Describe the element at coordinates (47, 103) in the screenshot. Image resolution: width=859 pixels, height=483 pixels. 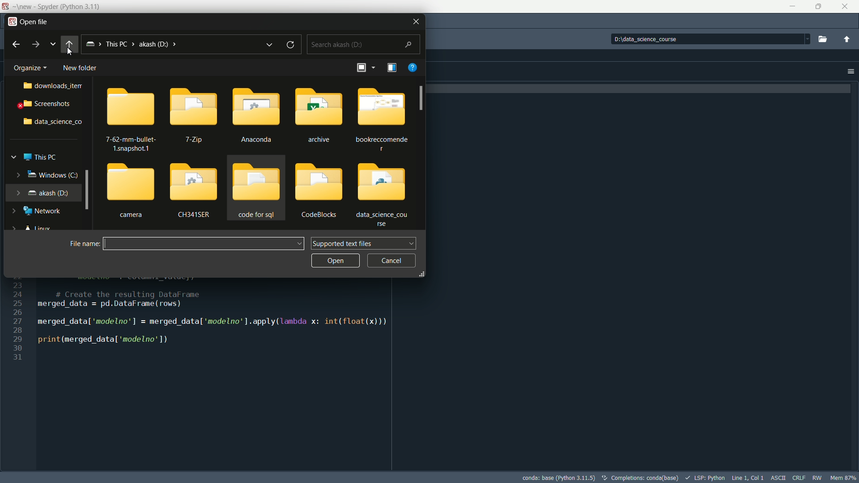
I see `screenshots` at that location.